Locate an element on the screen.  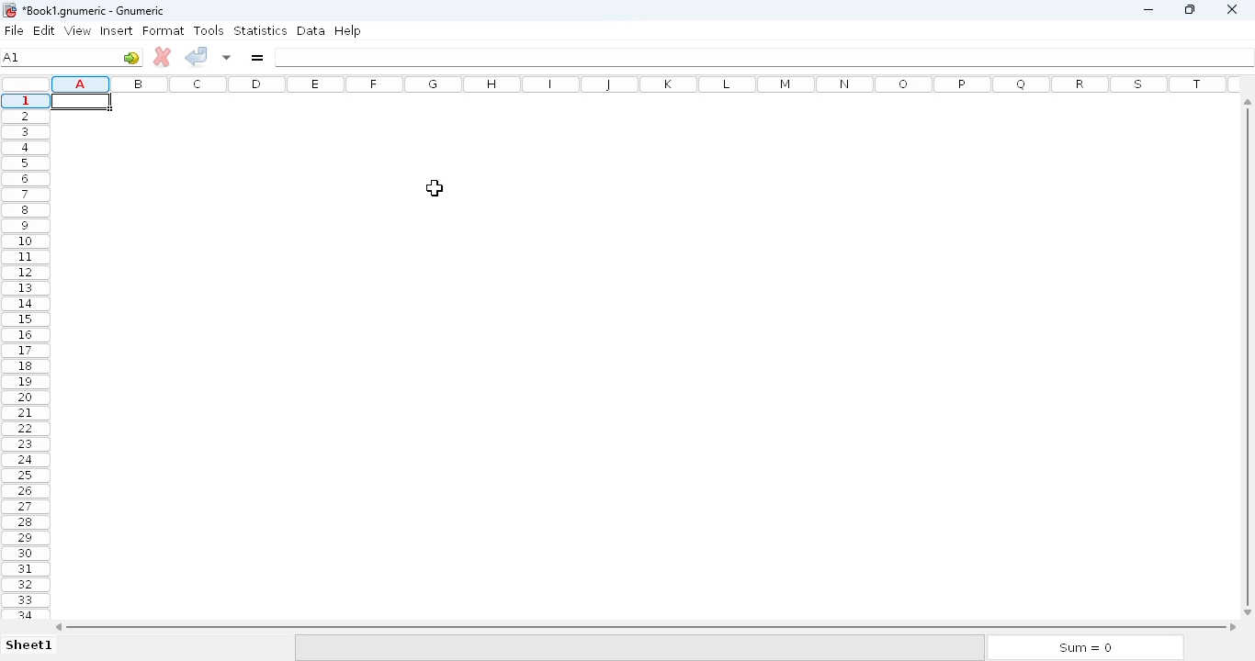
Sheet1 is located at coordinates (31, 646).